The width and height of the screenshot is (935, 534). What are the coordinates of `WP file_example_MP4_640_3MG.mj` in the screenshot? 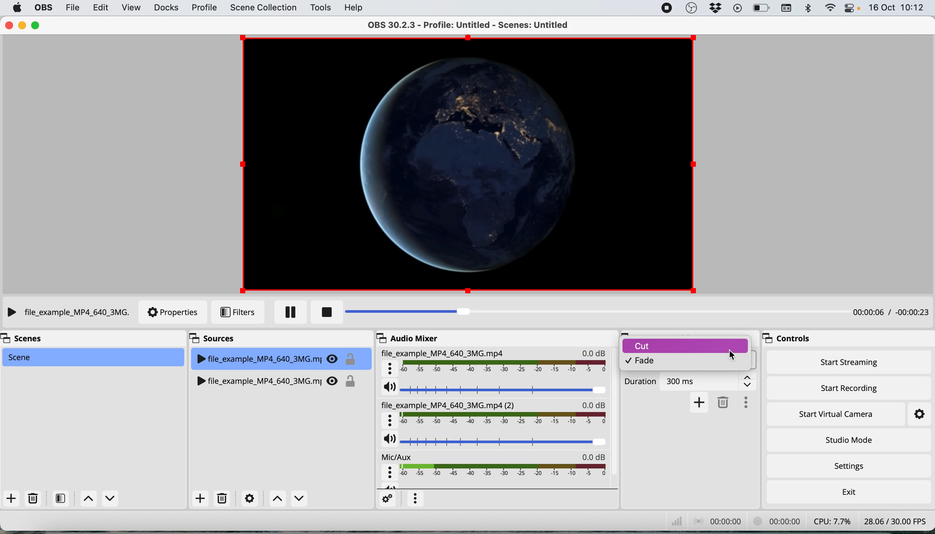 It's located at (277, 379).